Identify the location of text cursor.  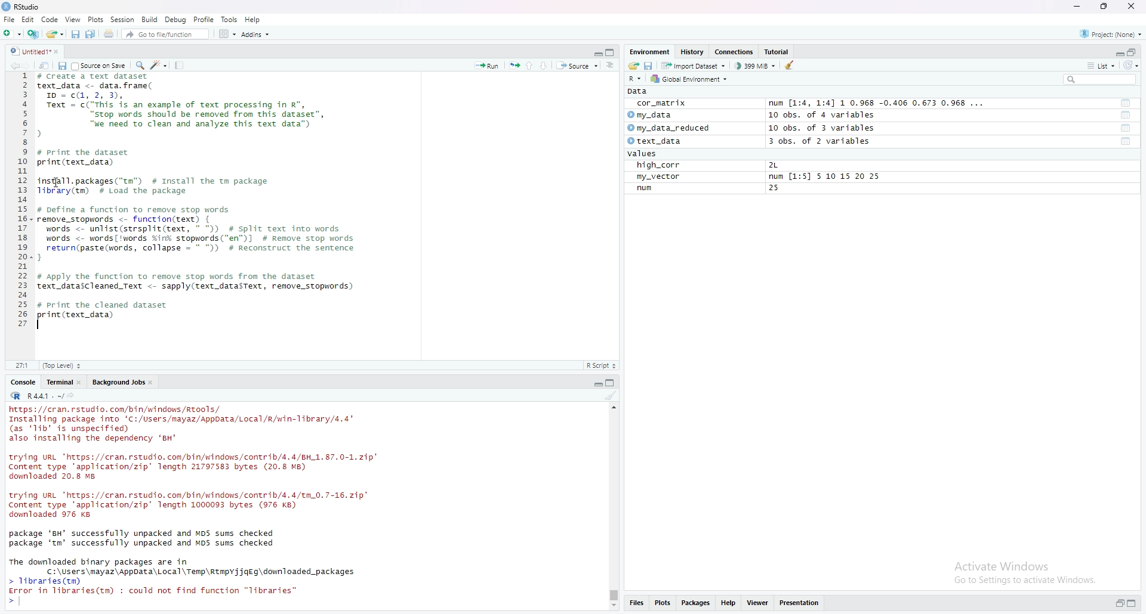
(19, 601).